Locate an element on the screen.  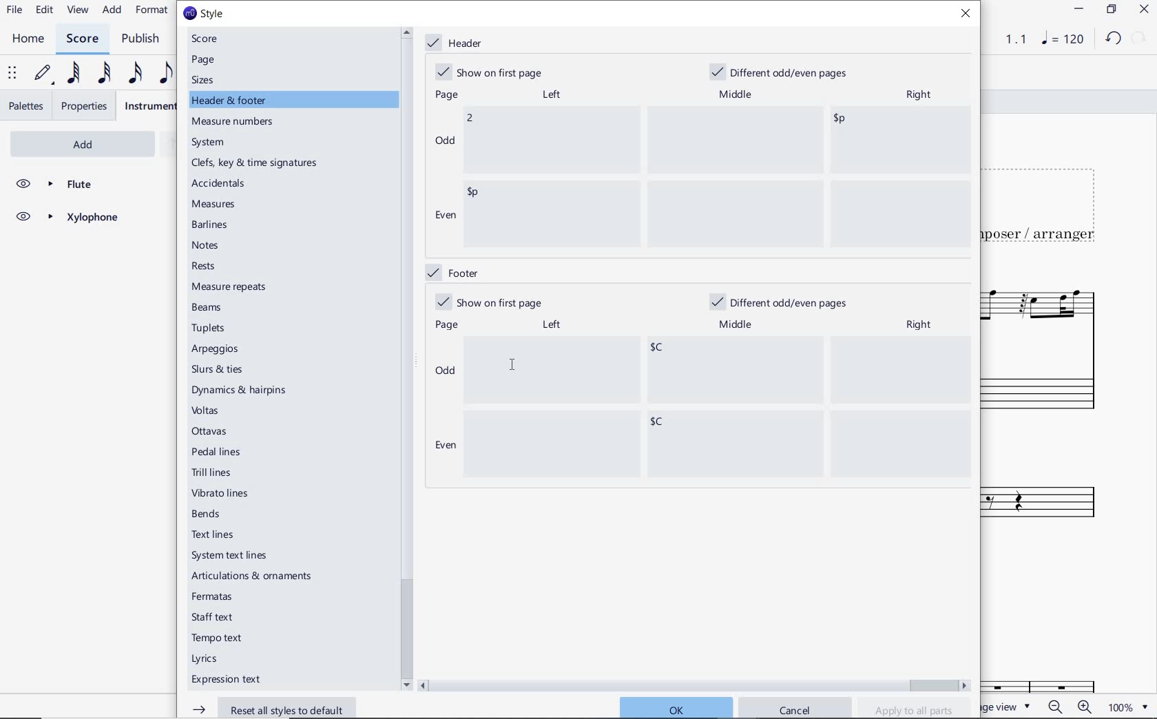
different odd/even is located at coordinates (780, 304).